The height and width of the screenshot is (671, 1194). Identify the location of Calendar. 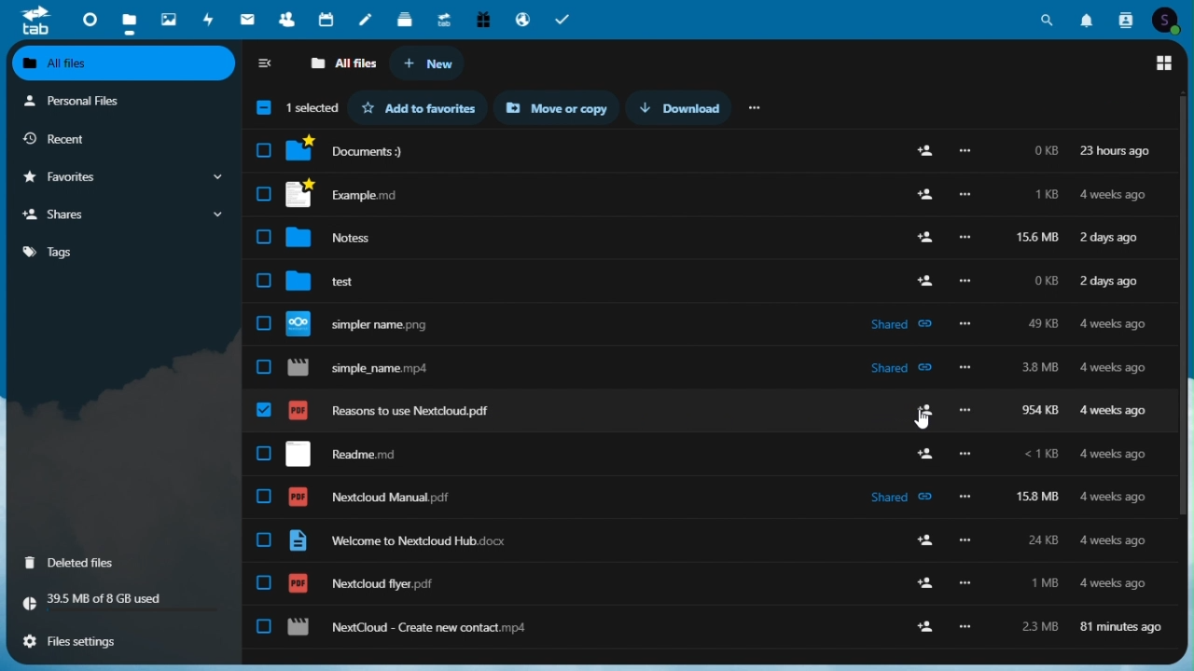
(326, 21).